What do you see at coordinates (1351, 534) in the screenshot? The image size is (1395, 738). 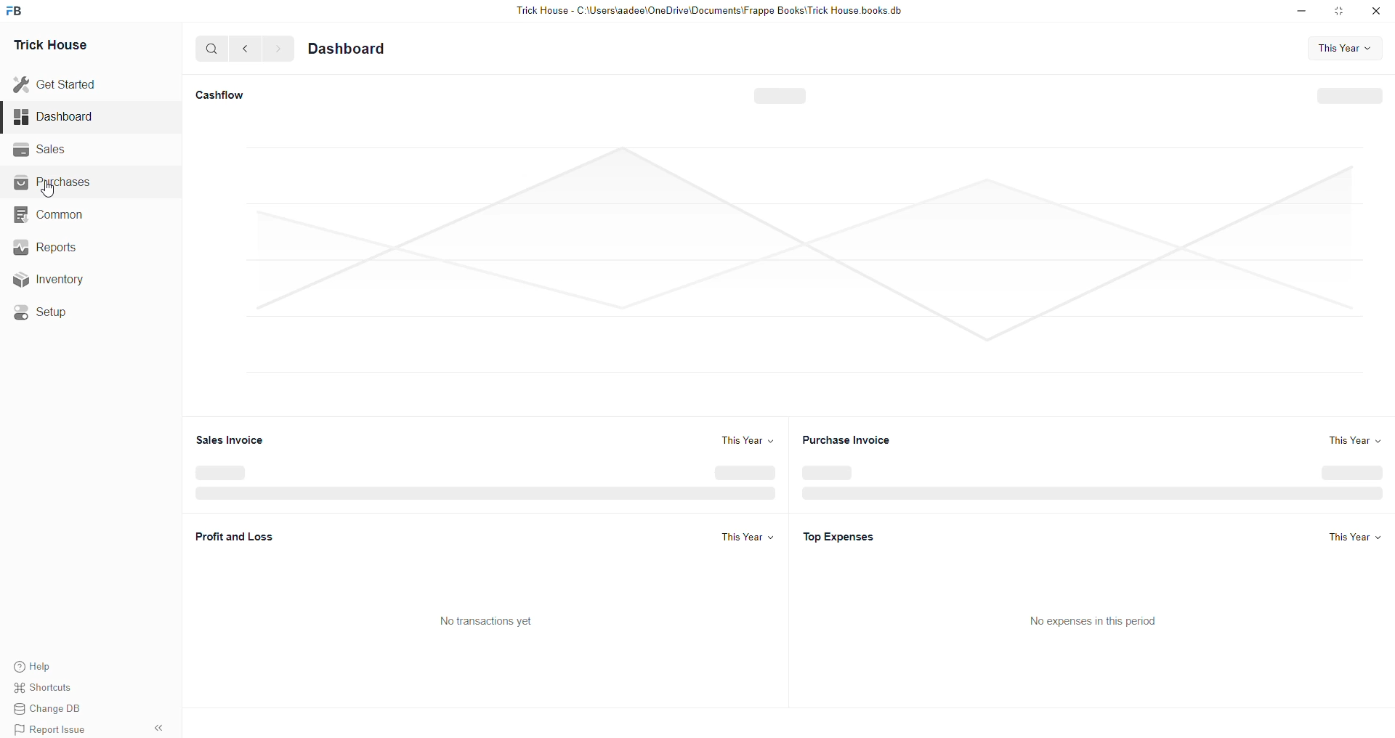 I see `this year` at bounding box center [1351, 534].